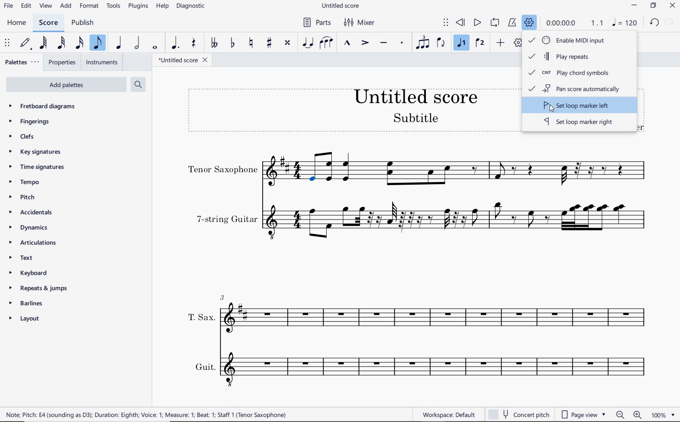 The height and width of the screenshot is (422, 680). Describe the element at coordinates (27, 272) in the screenshot. I see `KEYBOARD` at that location.